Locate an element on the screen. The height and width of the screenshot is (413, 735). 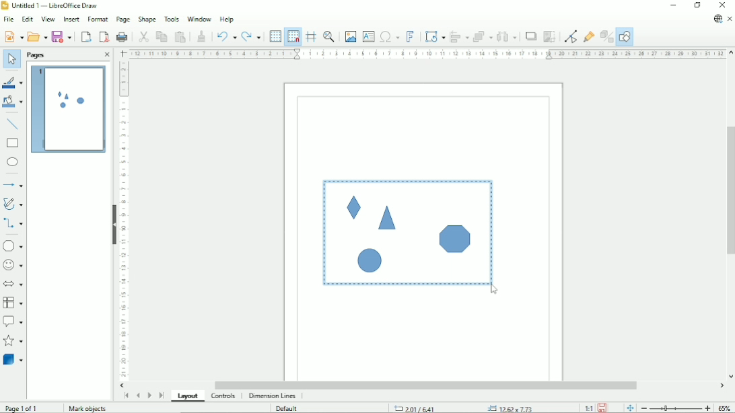
Close is located at coordinates (105, 54).